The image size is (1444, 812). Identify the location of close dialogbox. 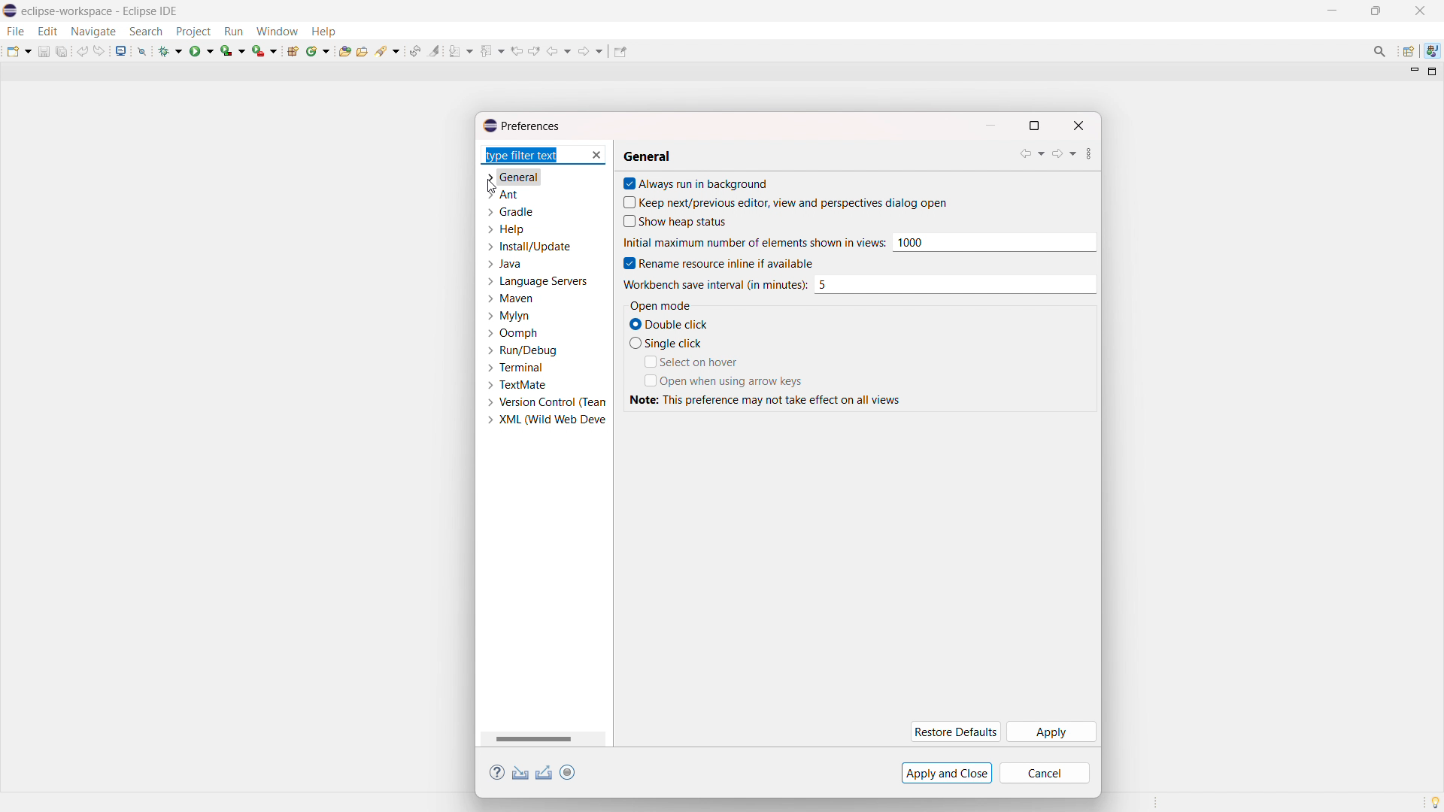
(1078, 126).